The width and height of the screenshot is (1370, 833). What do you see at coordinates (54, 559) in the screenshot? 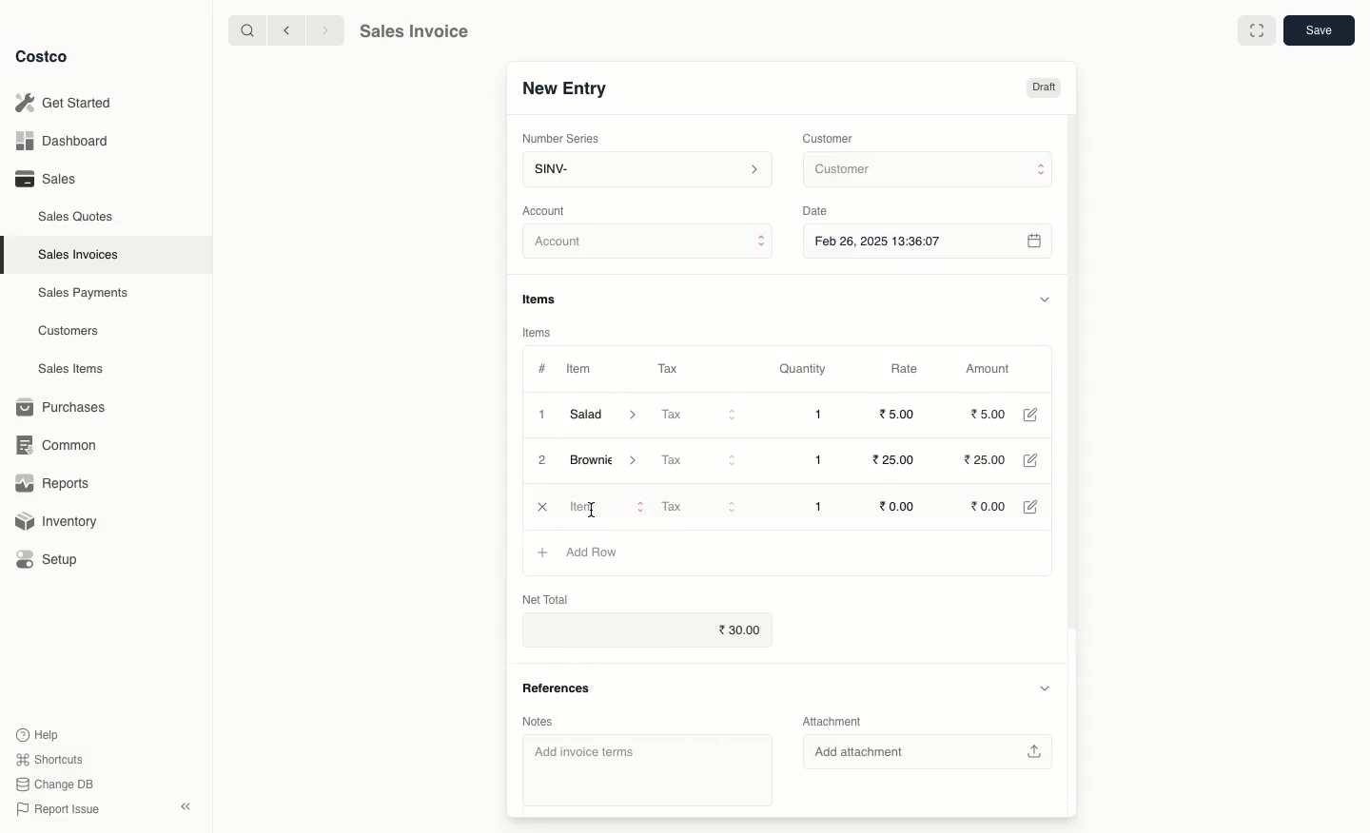
I see `Setup` at bounding box center [54, 559].